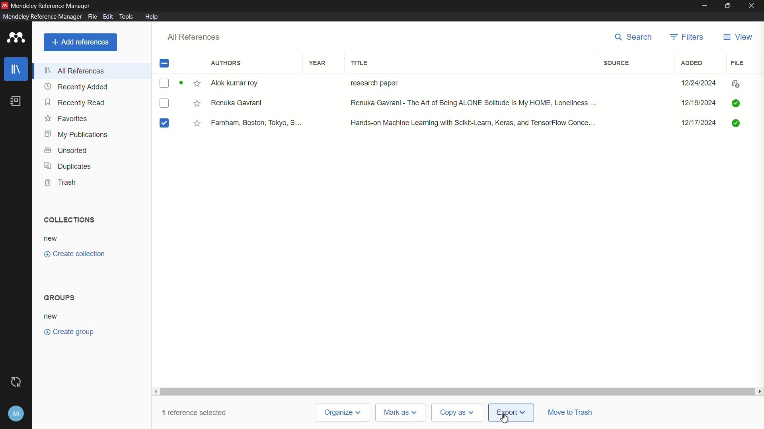 This screenshot has width=764, height=429. I want to click on mark as, so click(401, 413).